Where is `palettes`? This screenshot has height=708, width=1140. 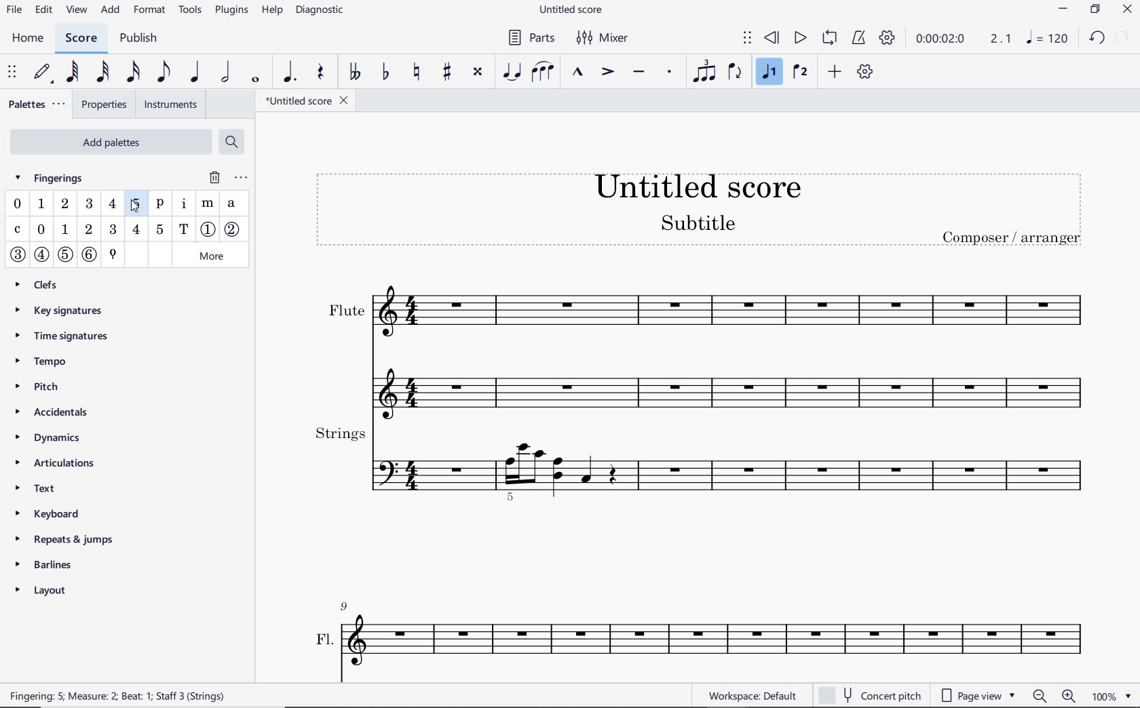 palettes is located at coordinates (38, 105).